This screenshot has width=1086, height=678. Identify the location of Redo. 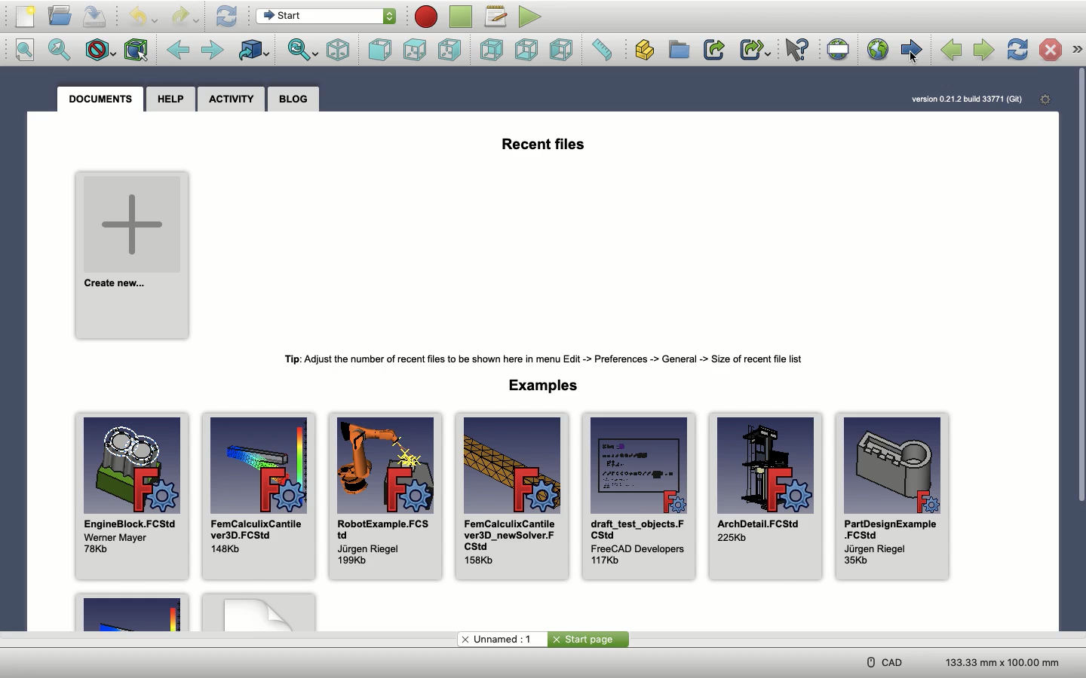
(186, 17).